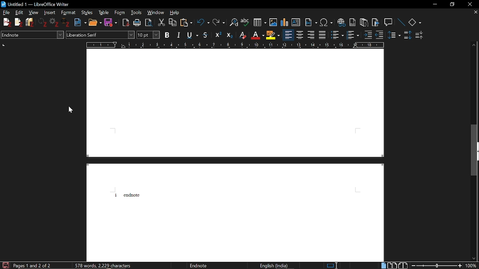 Image resolution: width=479 pixels, height=269 pixels. I want to click on Superscript, so click(218, 35).